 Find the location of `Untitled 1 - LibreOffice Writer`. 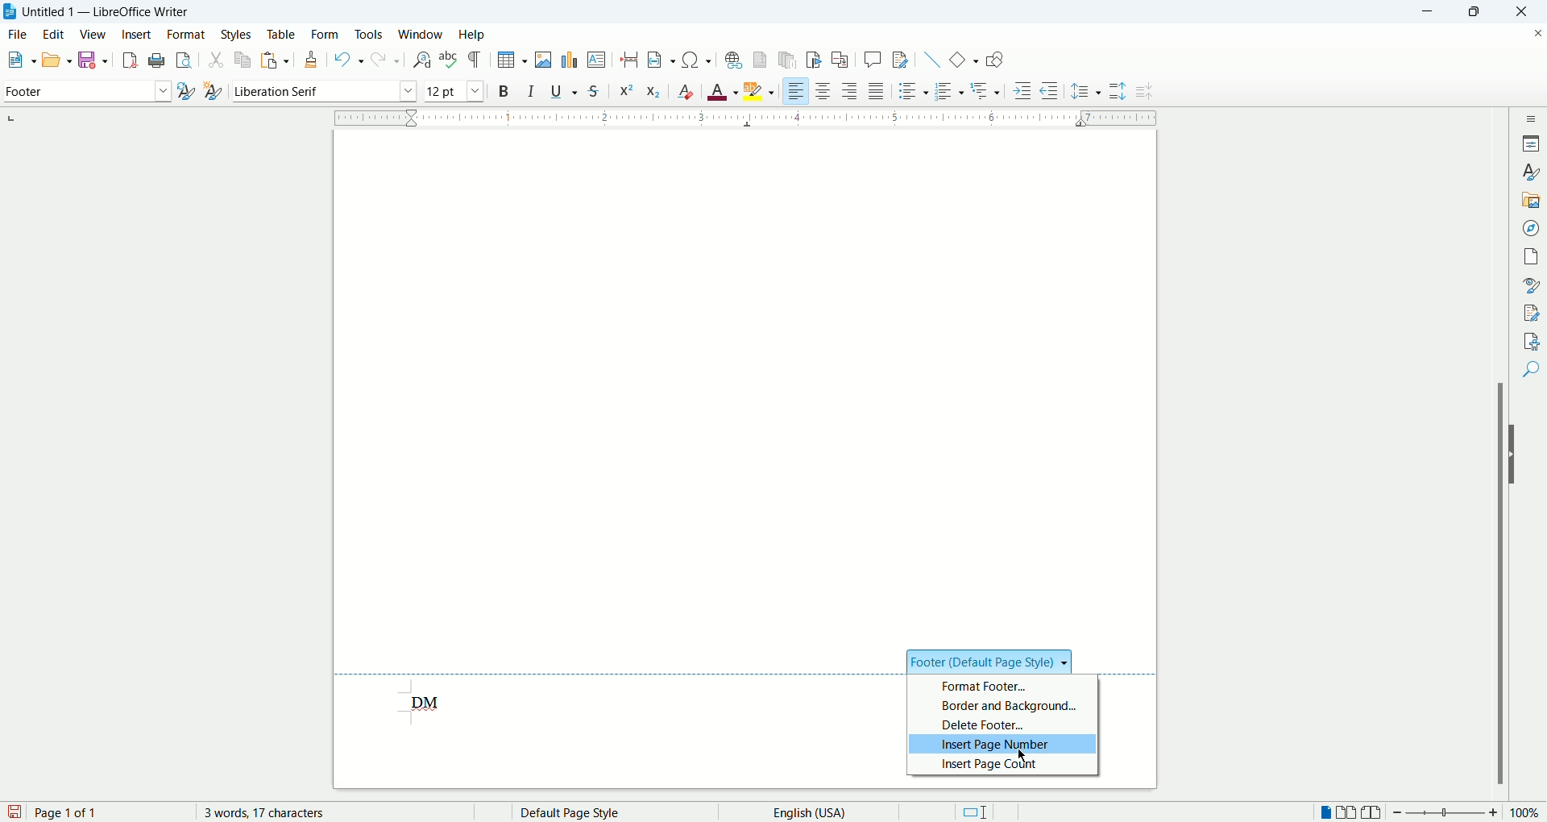

Untitled 1 - LibreOffice Writer is located at coordinates (110, 11).